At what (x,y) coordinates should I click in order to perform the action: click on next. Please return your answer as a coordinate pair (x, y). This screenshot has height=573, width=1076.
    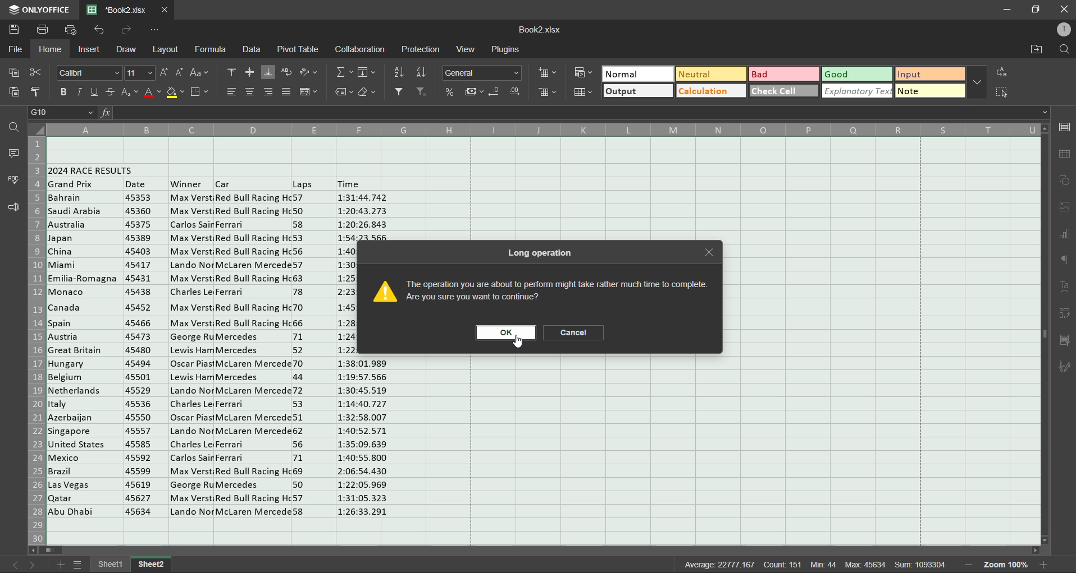
    Looking at the image, I should click on (33, 565).